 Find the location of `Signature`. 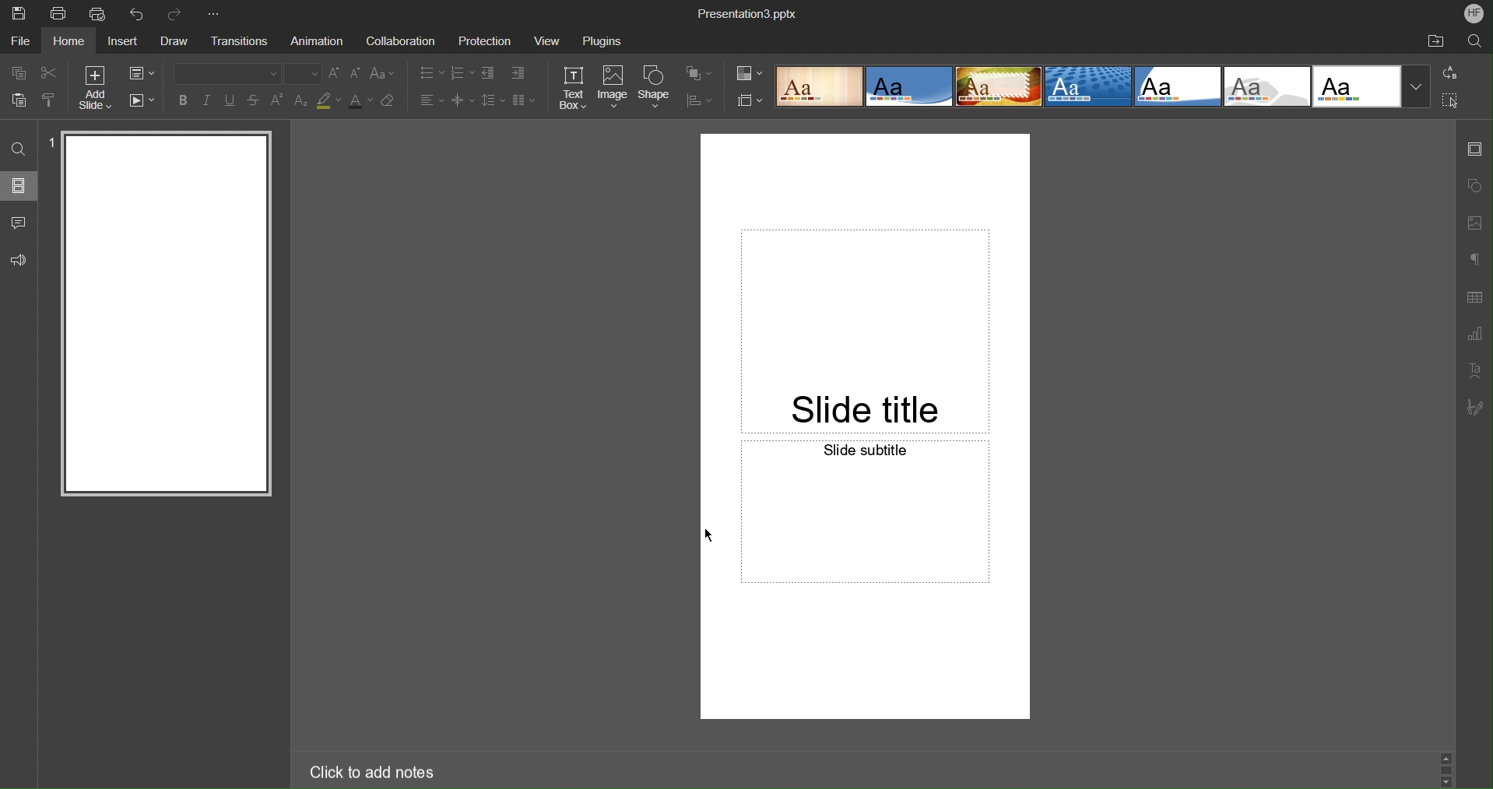

Signature is located at coordinates (1474, 408).